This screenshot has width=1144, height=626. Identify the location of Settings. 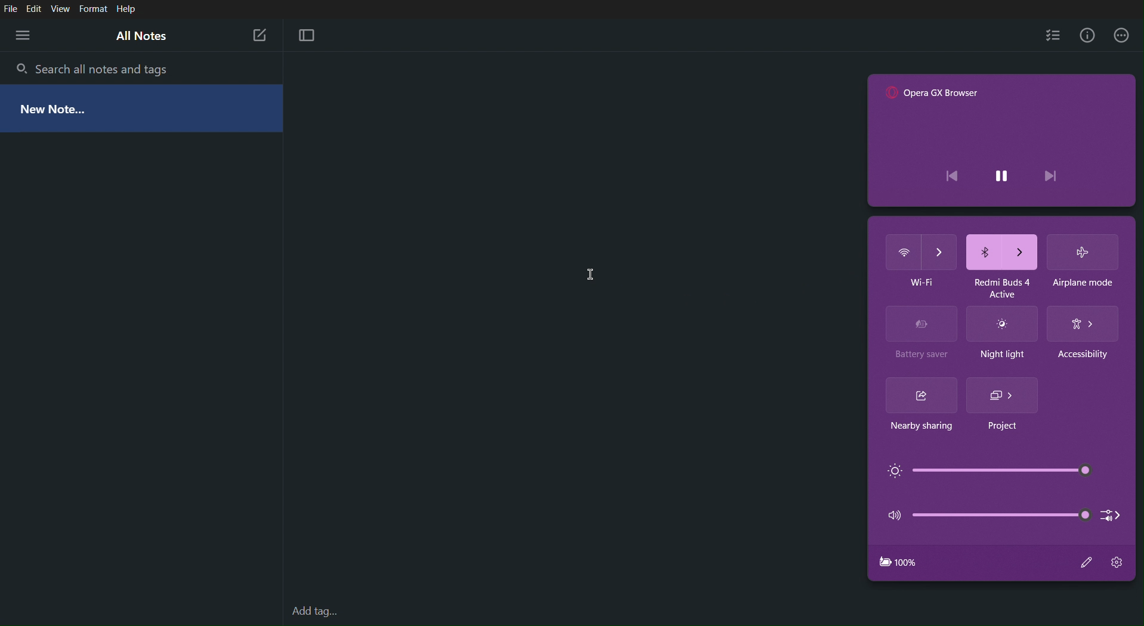
(1119, 563).